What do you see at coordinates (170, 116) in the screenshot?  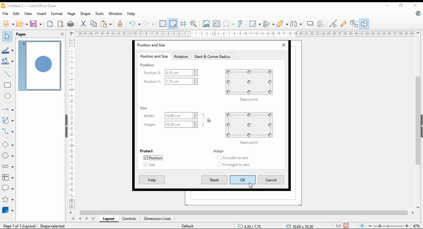 I see `width: 10.65cm` at bounding box center [170, 116].